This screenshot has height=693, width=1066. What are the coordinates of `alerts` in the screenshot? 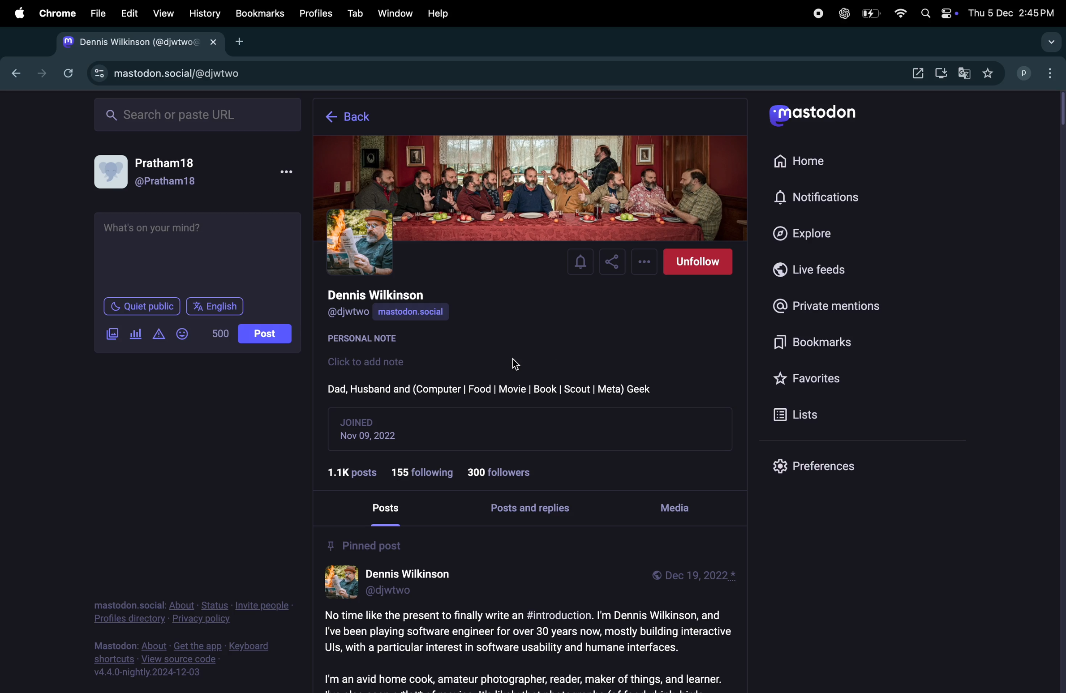 It's located at (583, 262).